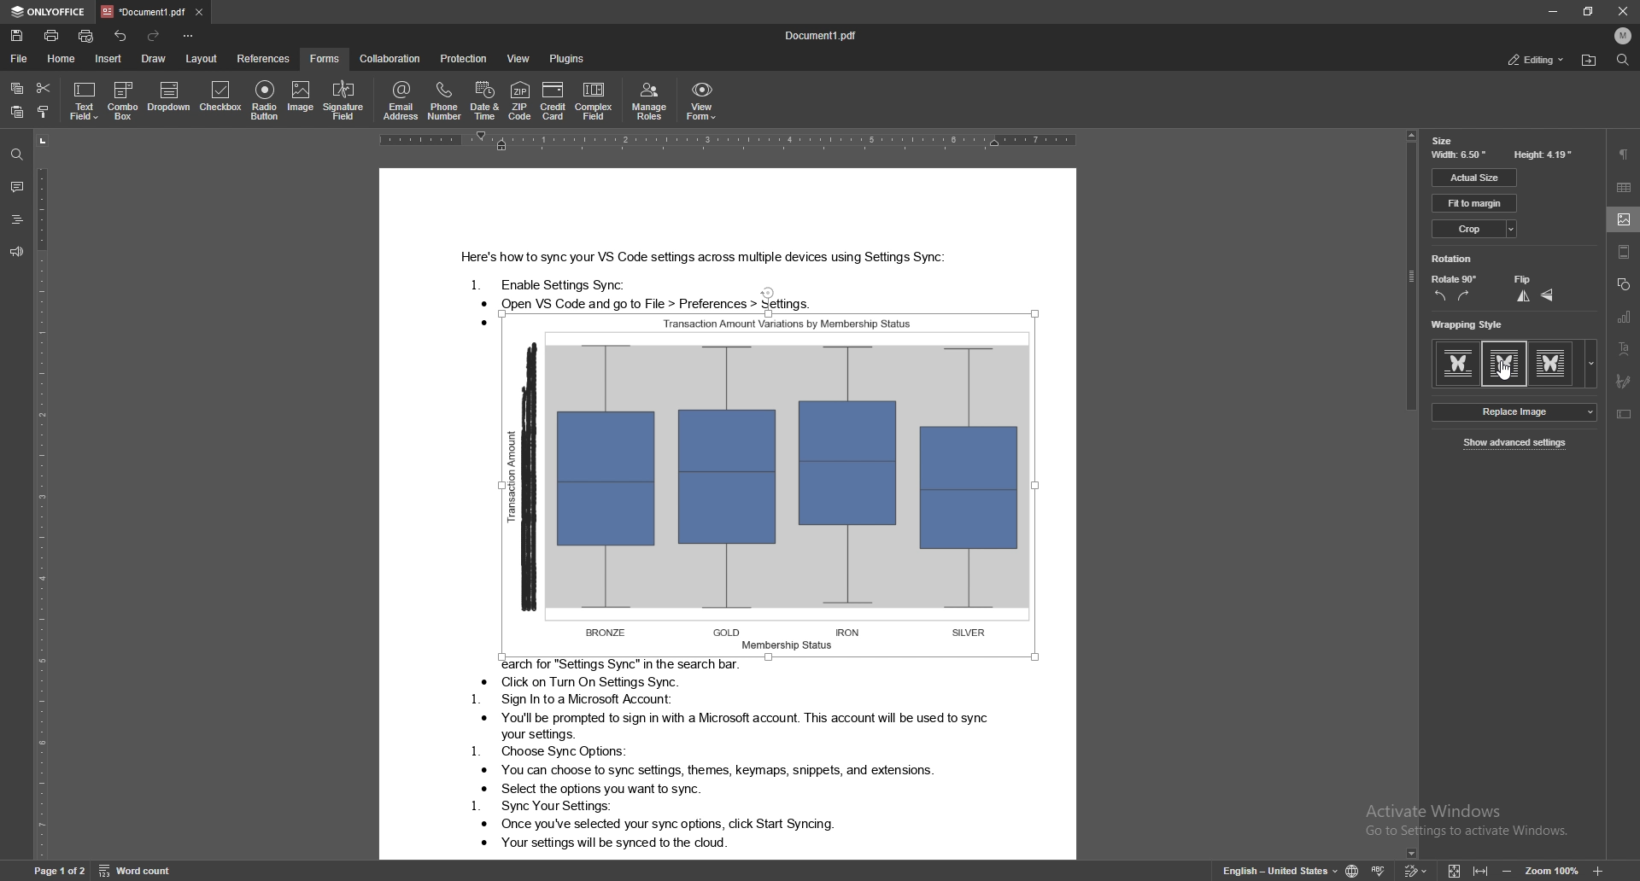 This screenshot has height=881, width=1640. I want to click on plugins, so click(569, 57).